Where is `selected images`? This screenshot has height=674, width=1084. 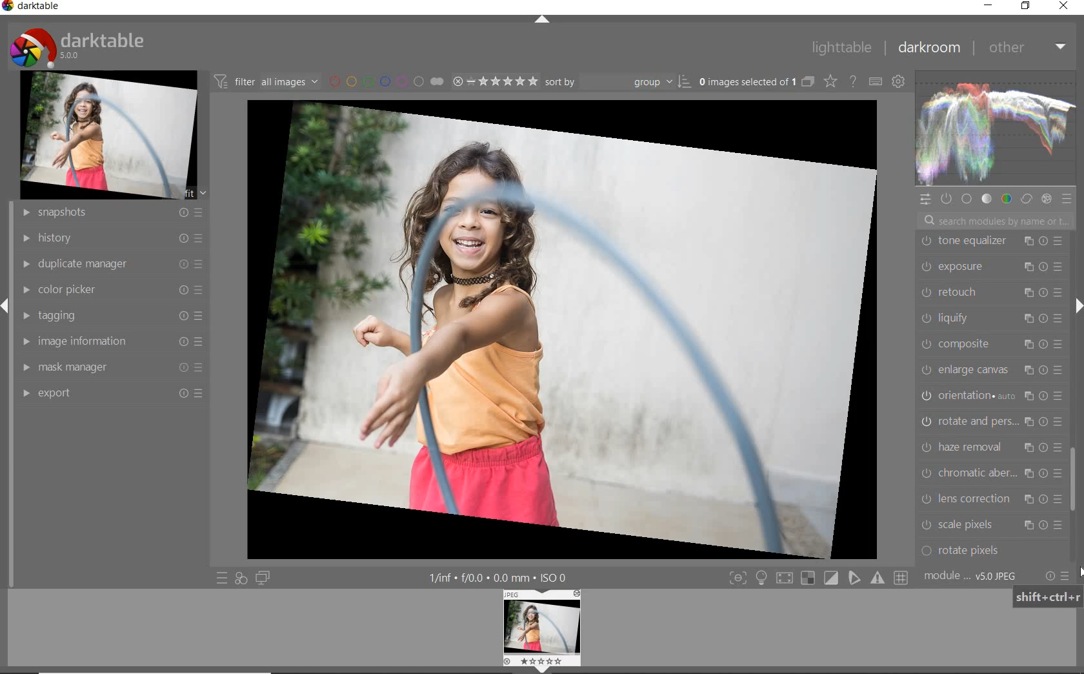 selected images is located at coordinates (748, 82).